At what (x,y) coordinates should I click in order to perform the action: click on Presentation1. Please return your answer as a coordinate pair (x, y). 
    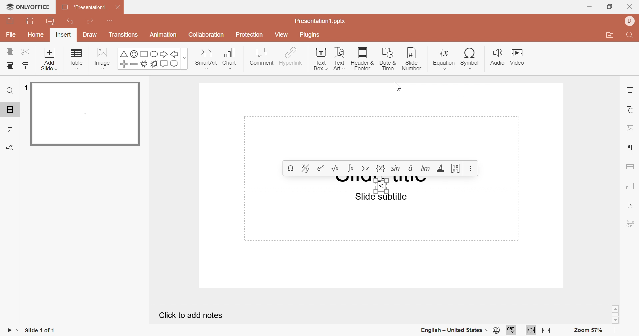
    Looking at the image, I should click on (83, 8).